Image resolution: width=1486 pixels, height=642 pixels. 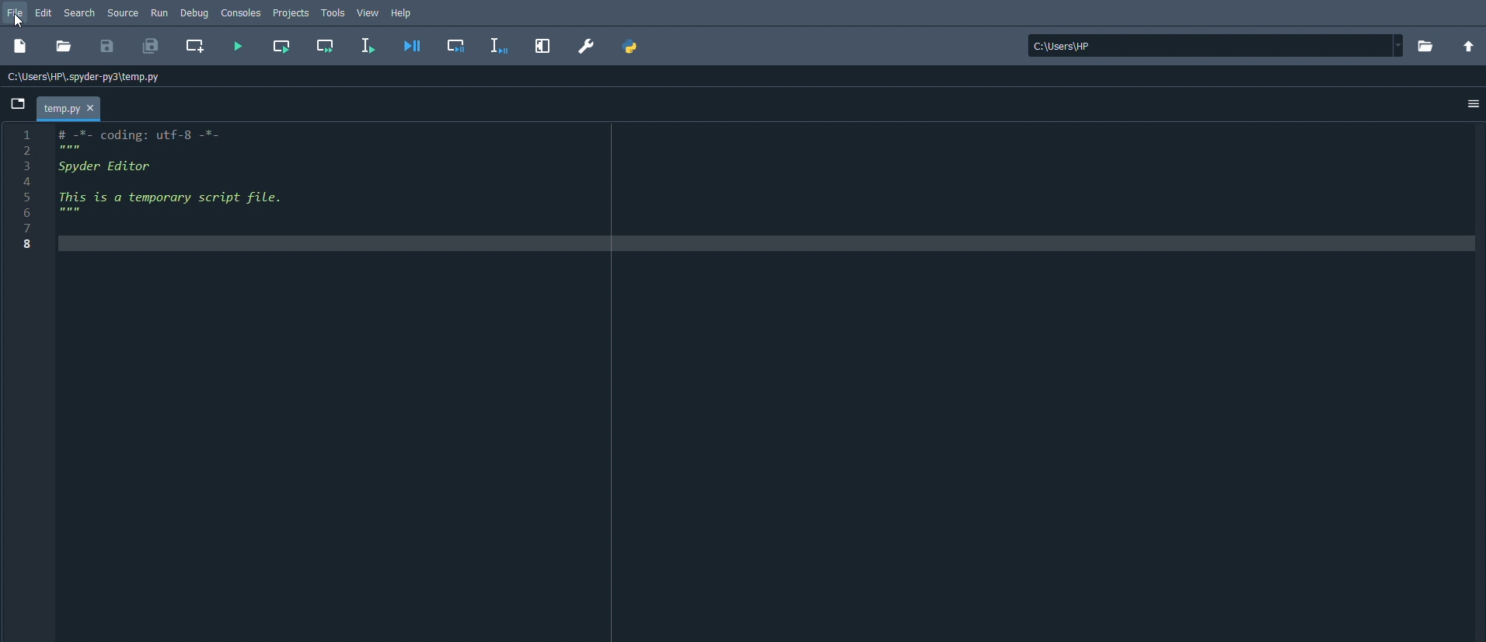 What do you see at coordinates (326, 45) in the screenshot?
I see `Run current cell and go to the next one` at bounding box center [326, 45].